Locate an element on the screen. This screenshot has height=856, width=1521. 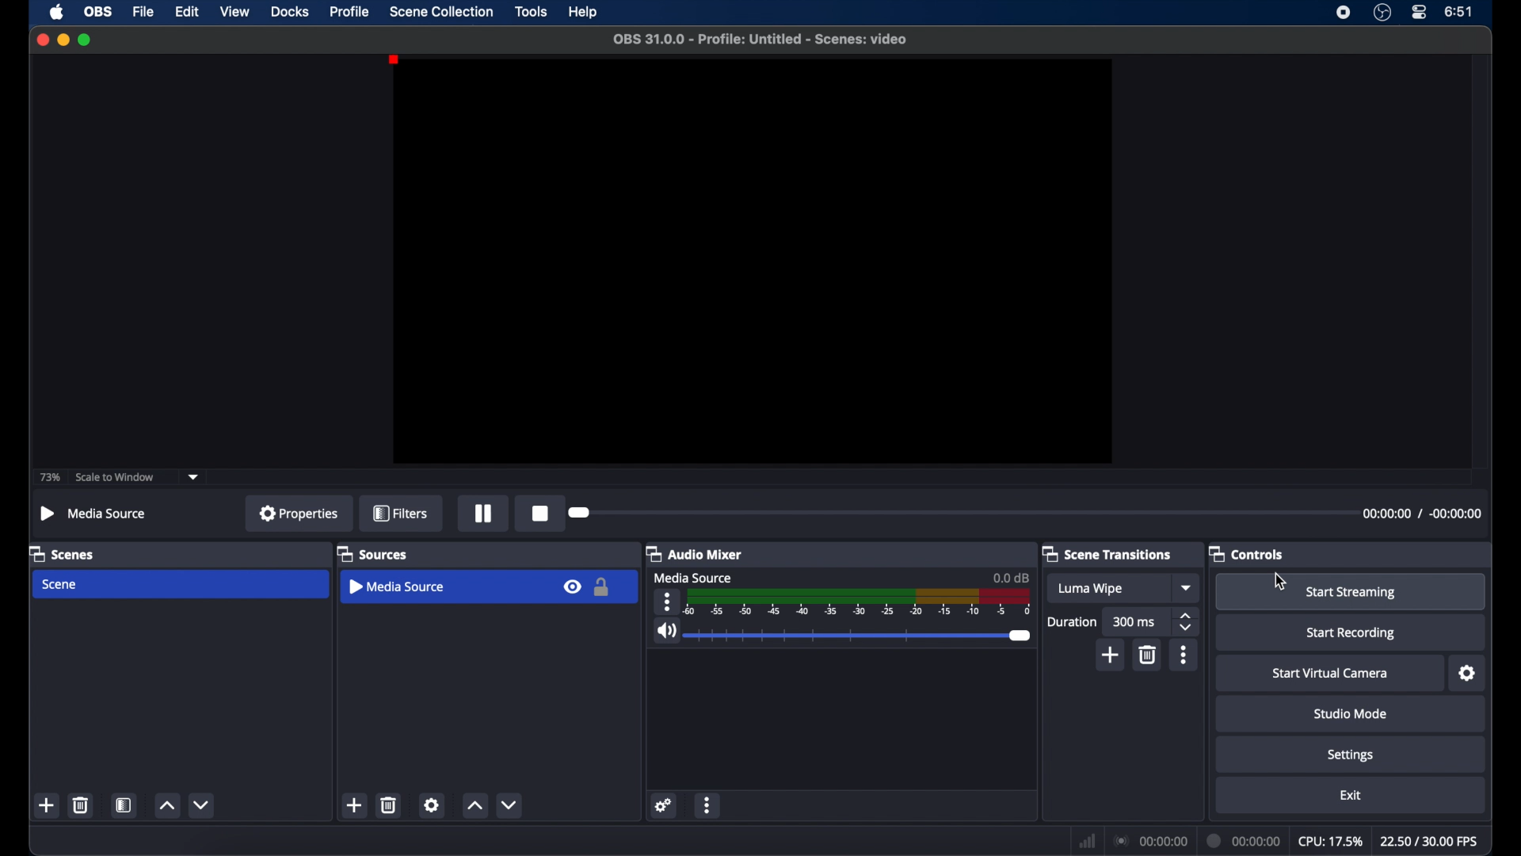
add is located at coordinates (355, 804).